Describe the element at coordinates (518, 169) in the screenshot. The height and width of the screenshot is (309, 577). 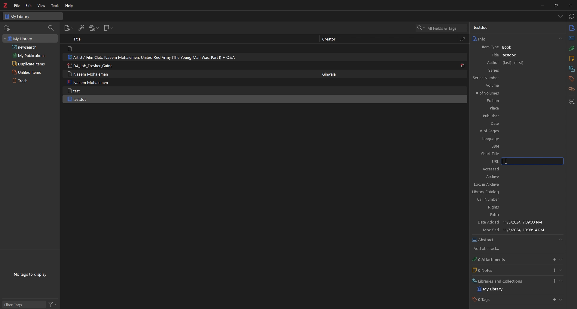
I see `Accessed` at that location.